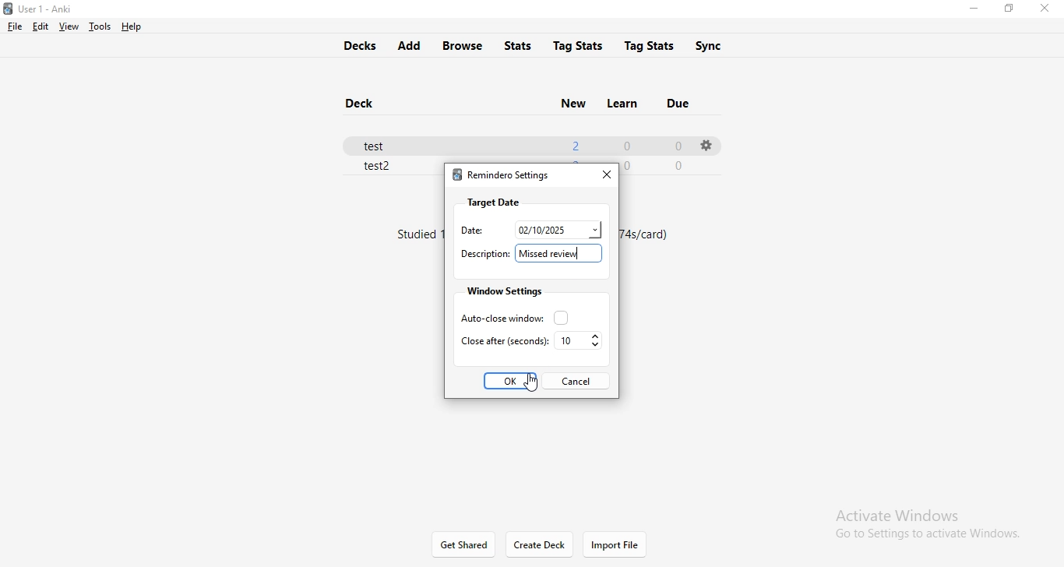 This screenshot has width=1064, height=567. Describe the element at coordinates (572, 102) in the screenshot. I see `new` at that location.